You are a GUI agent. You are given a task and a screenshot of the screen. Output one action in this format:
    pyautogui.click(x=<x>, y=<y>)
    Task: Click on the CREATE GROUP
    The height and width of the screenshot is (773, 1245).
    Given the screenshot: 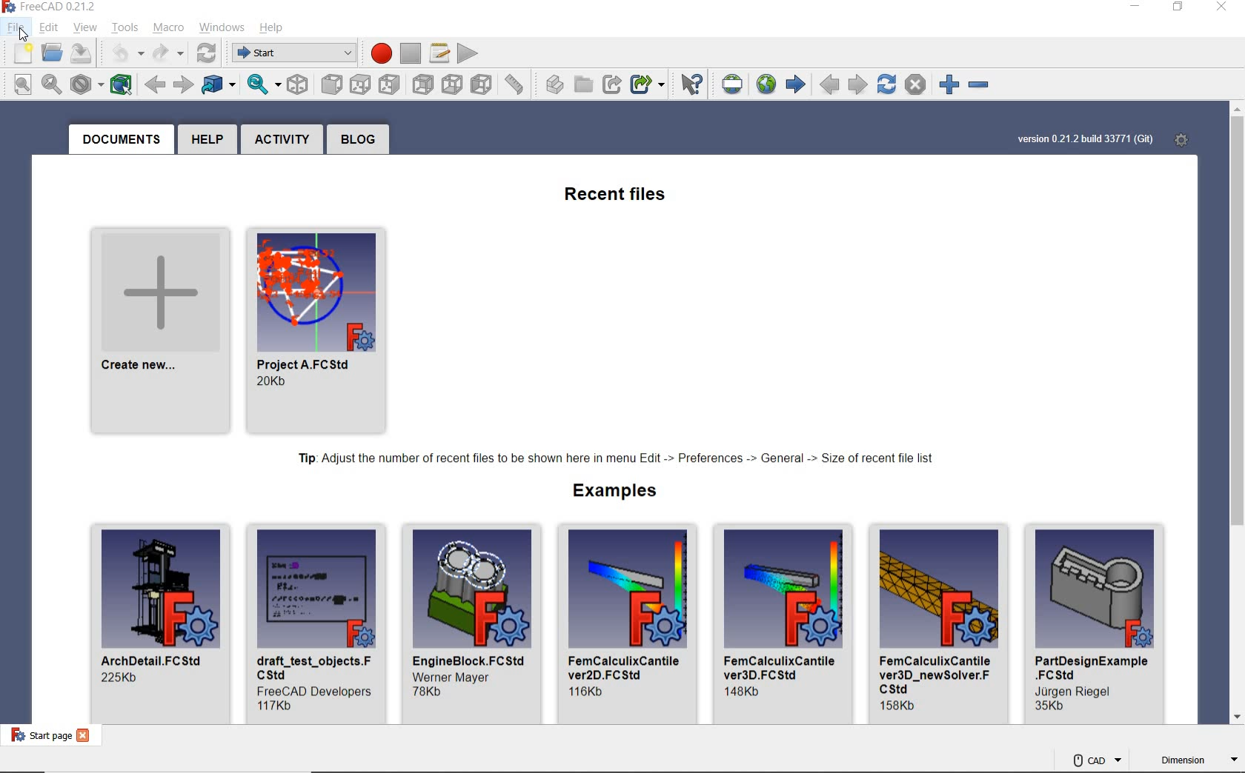 What is the action you would take?
    pyautogui.click(x=584, y=85)
    